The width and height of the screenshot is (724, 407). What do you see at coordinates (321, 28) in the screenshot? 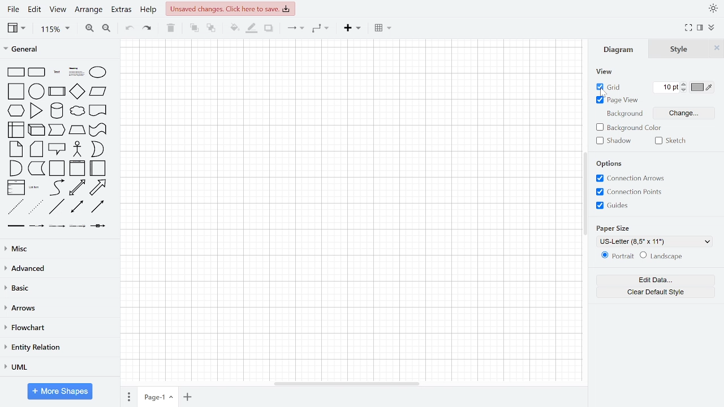
I see `waypoints` at bounding box center [321, 28].